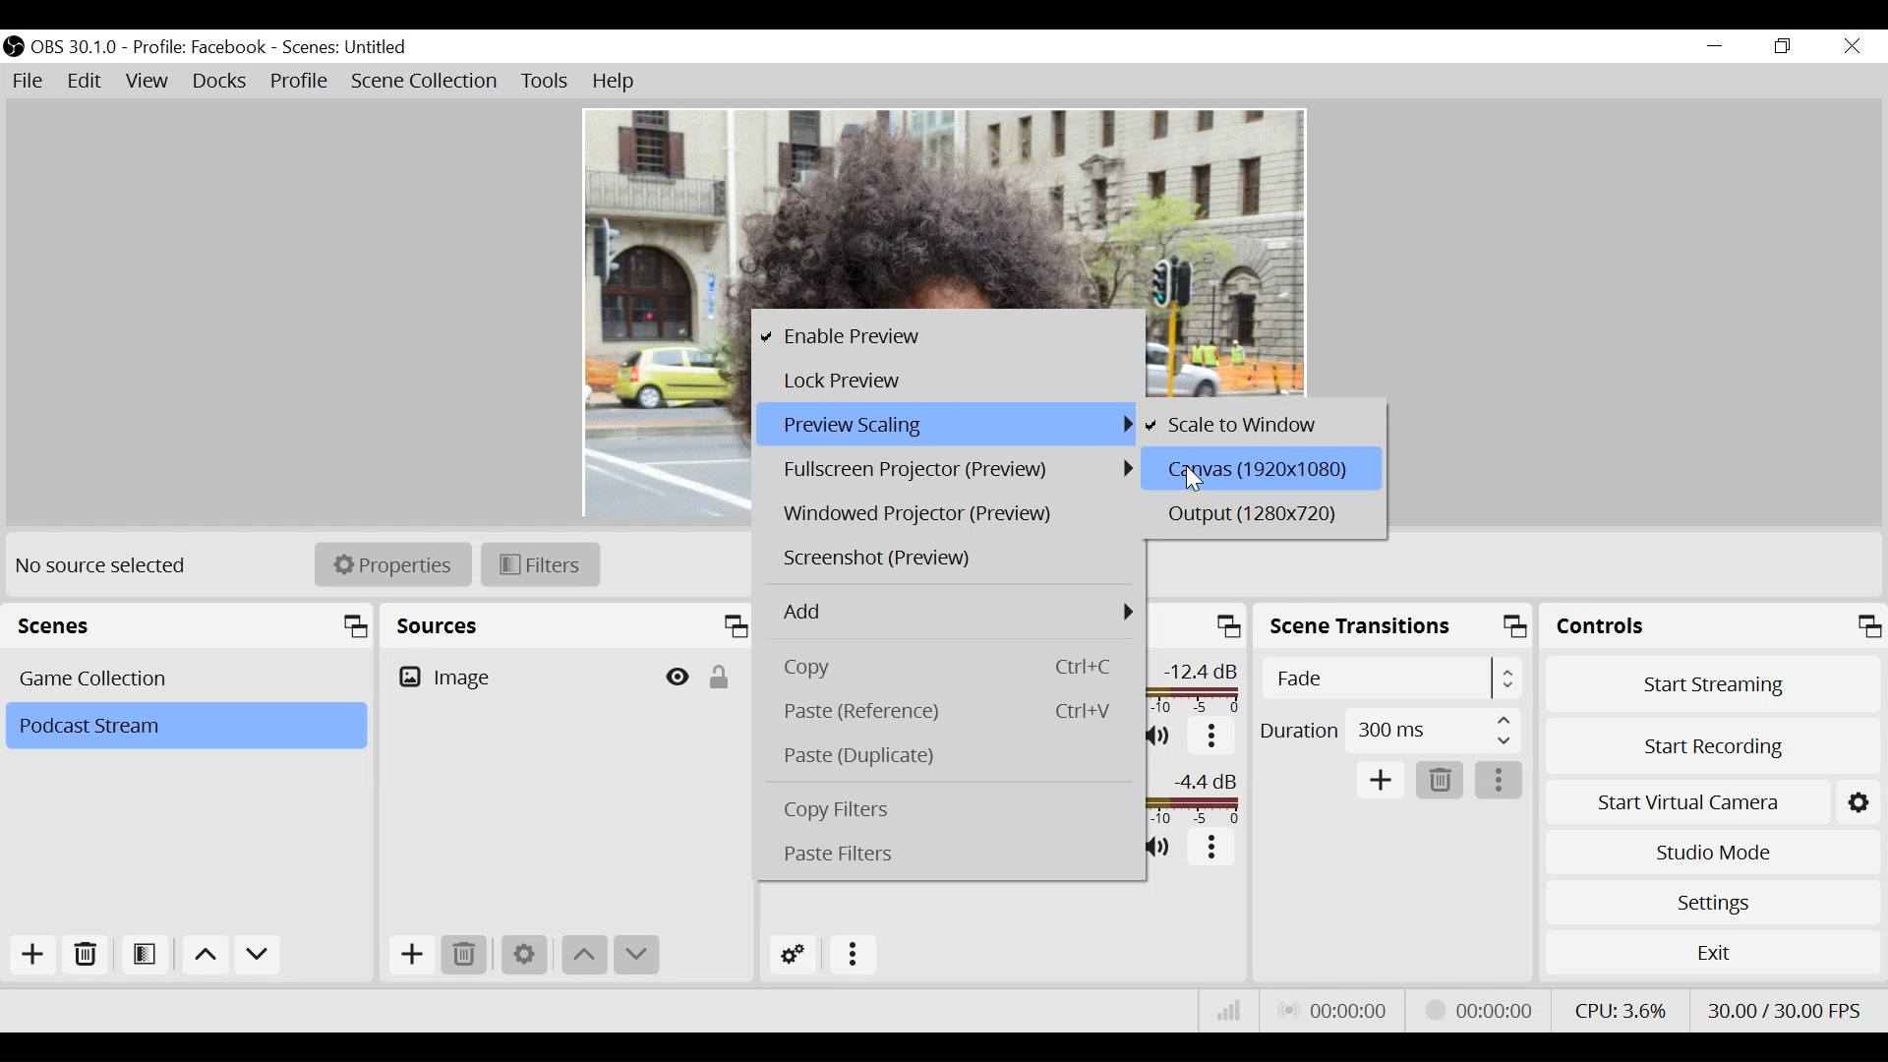 The height and width of the screenshot is (1062, 1888). I want to click on Lock Preview, so click(947, 383).